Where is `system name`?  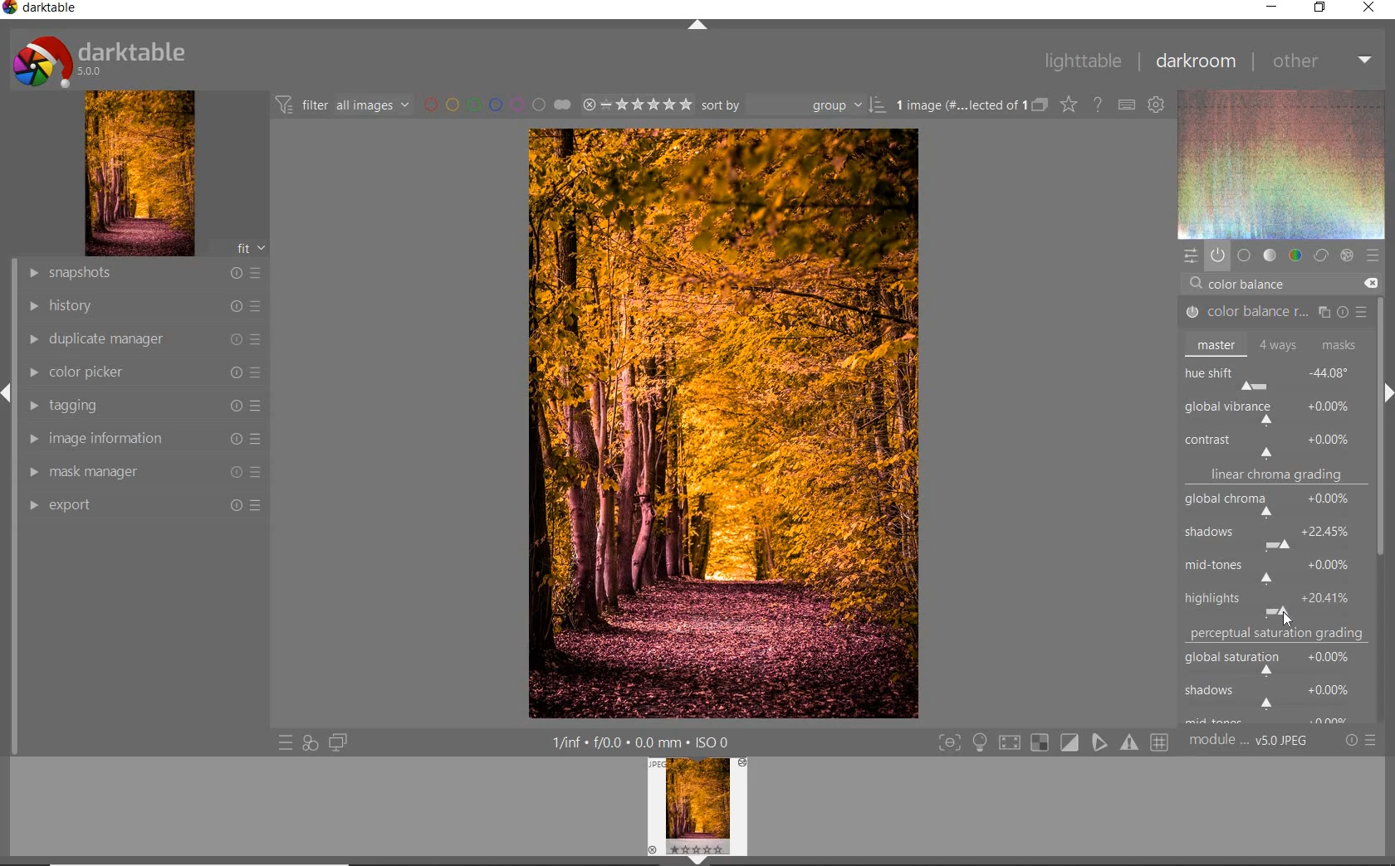 system name is located at coordinates (40, 8).